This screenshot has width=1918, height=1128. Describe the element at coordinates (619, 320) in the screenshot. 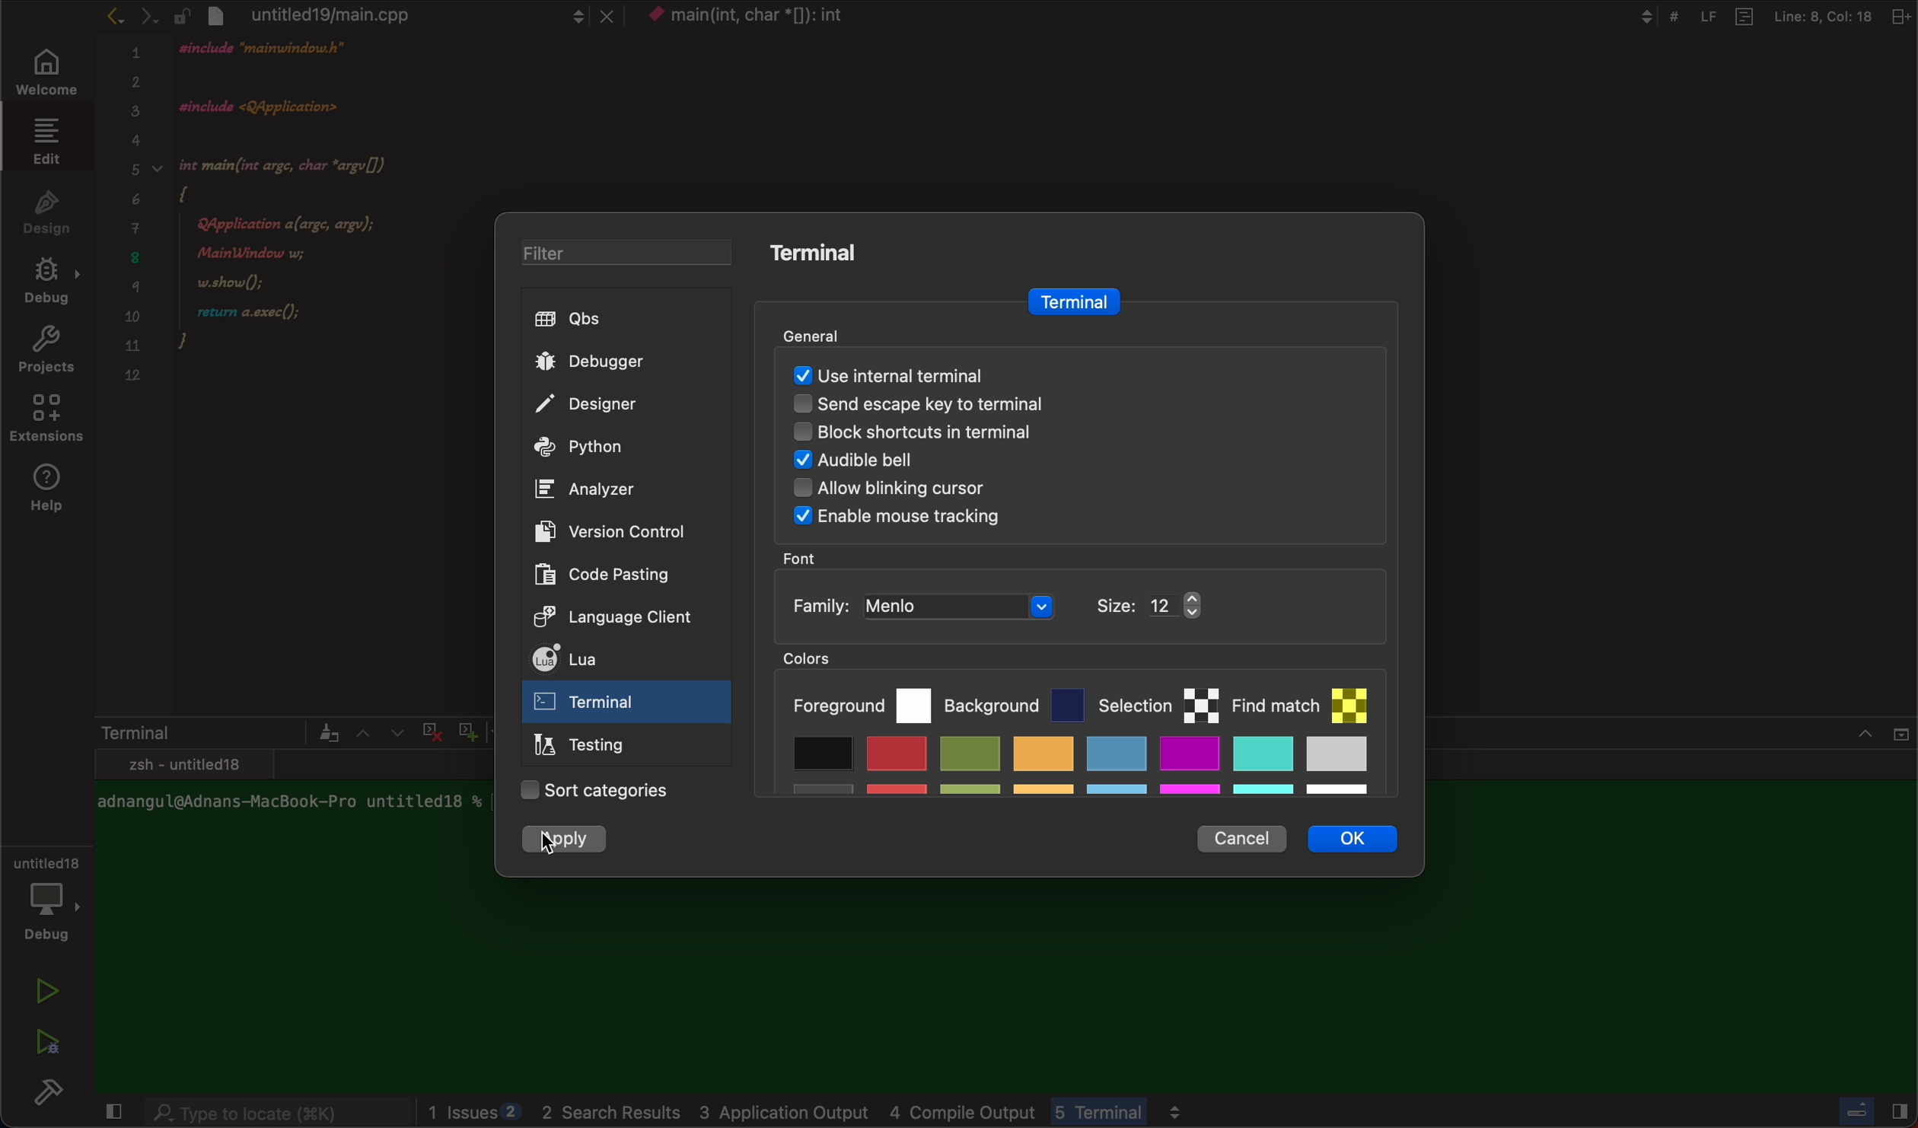

I see `qbs` at that location.